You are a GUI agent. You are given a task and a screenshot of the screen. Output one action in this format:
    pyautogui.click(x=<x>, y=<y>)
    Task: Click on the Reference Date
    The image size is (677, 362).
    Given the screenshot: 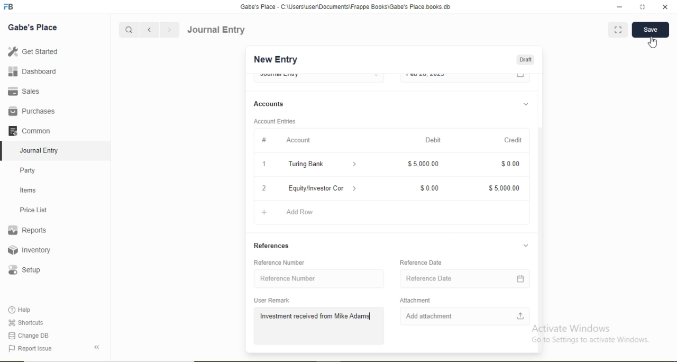 What is the action you would take?
    pyautogui.click(x=420, y=263)
    